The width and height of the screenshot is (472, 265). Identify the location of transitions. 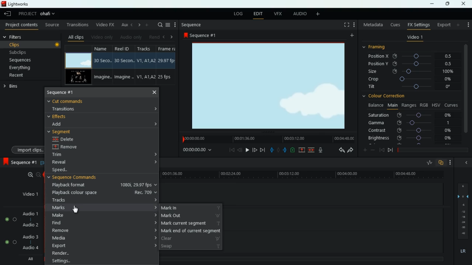
(68, 109).